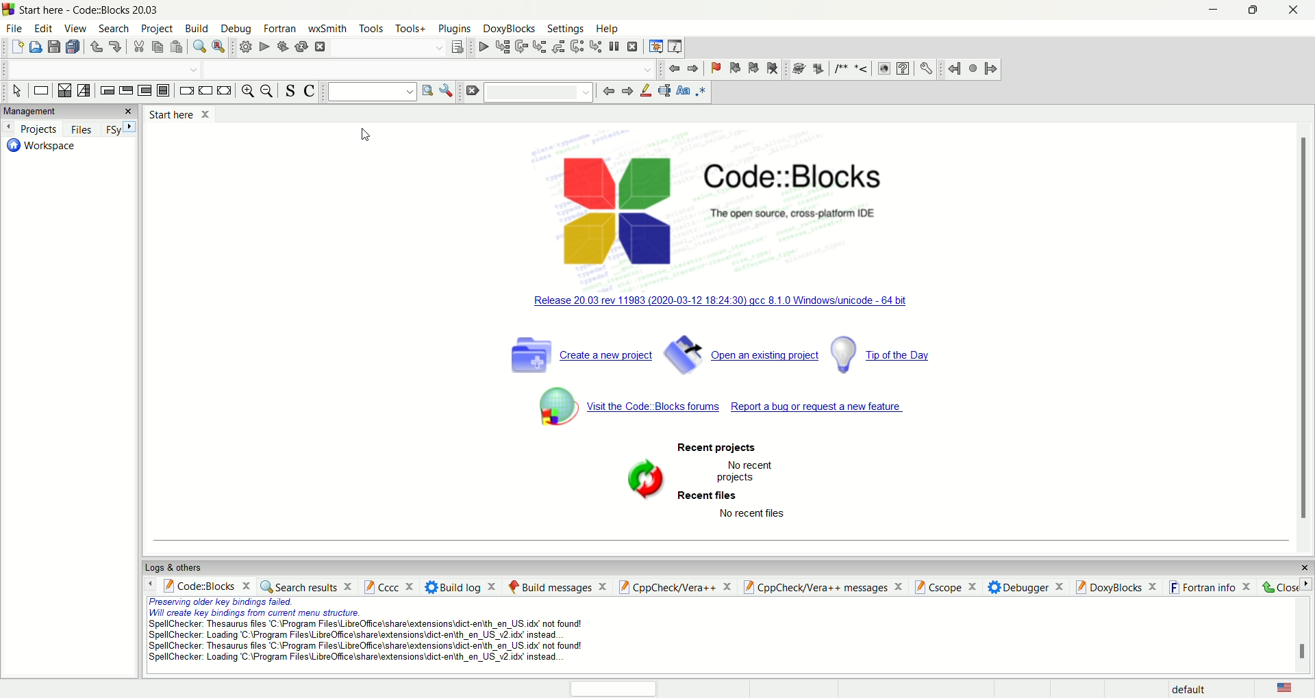 The height and width of the screenshot is (698, 1315). What do you see at coordinates (387, 49) in the screenshot?
I see `Search` at bounding box center [387, 49].